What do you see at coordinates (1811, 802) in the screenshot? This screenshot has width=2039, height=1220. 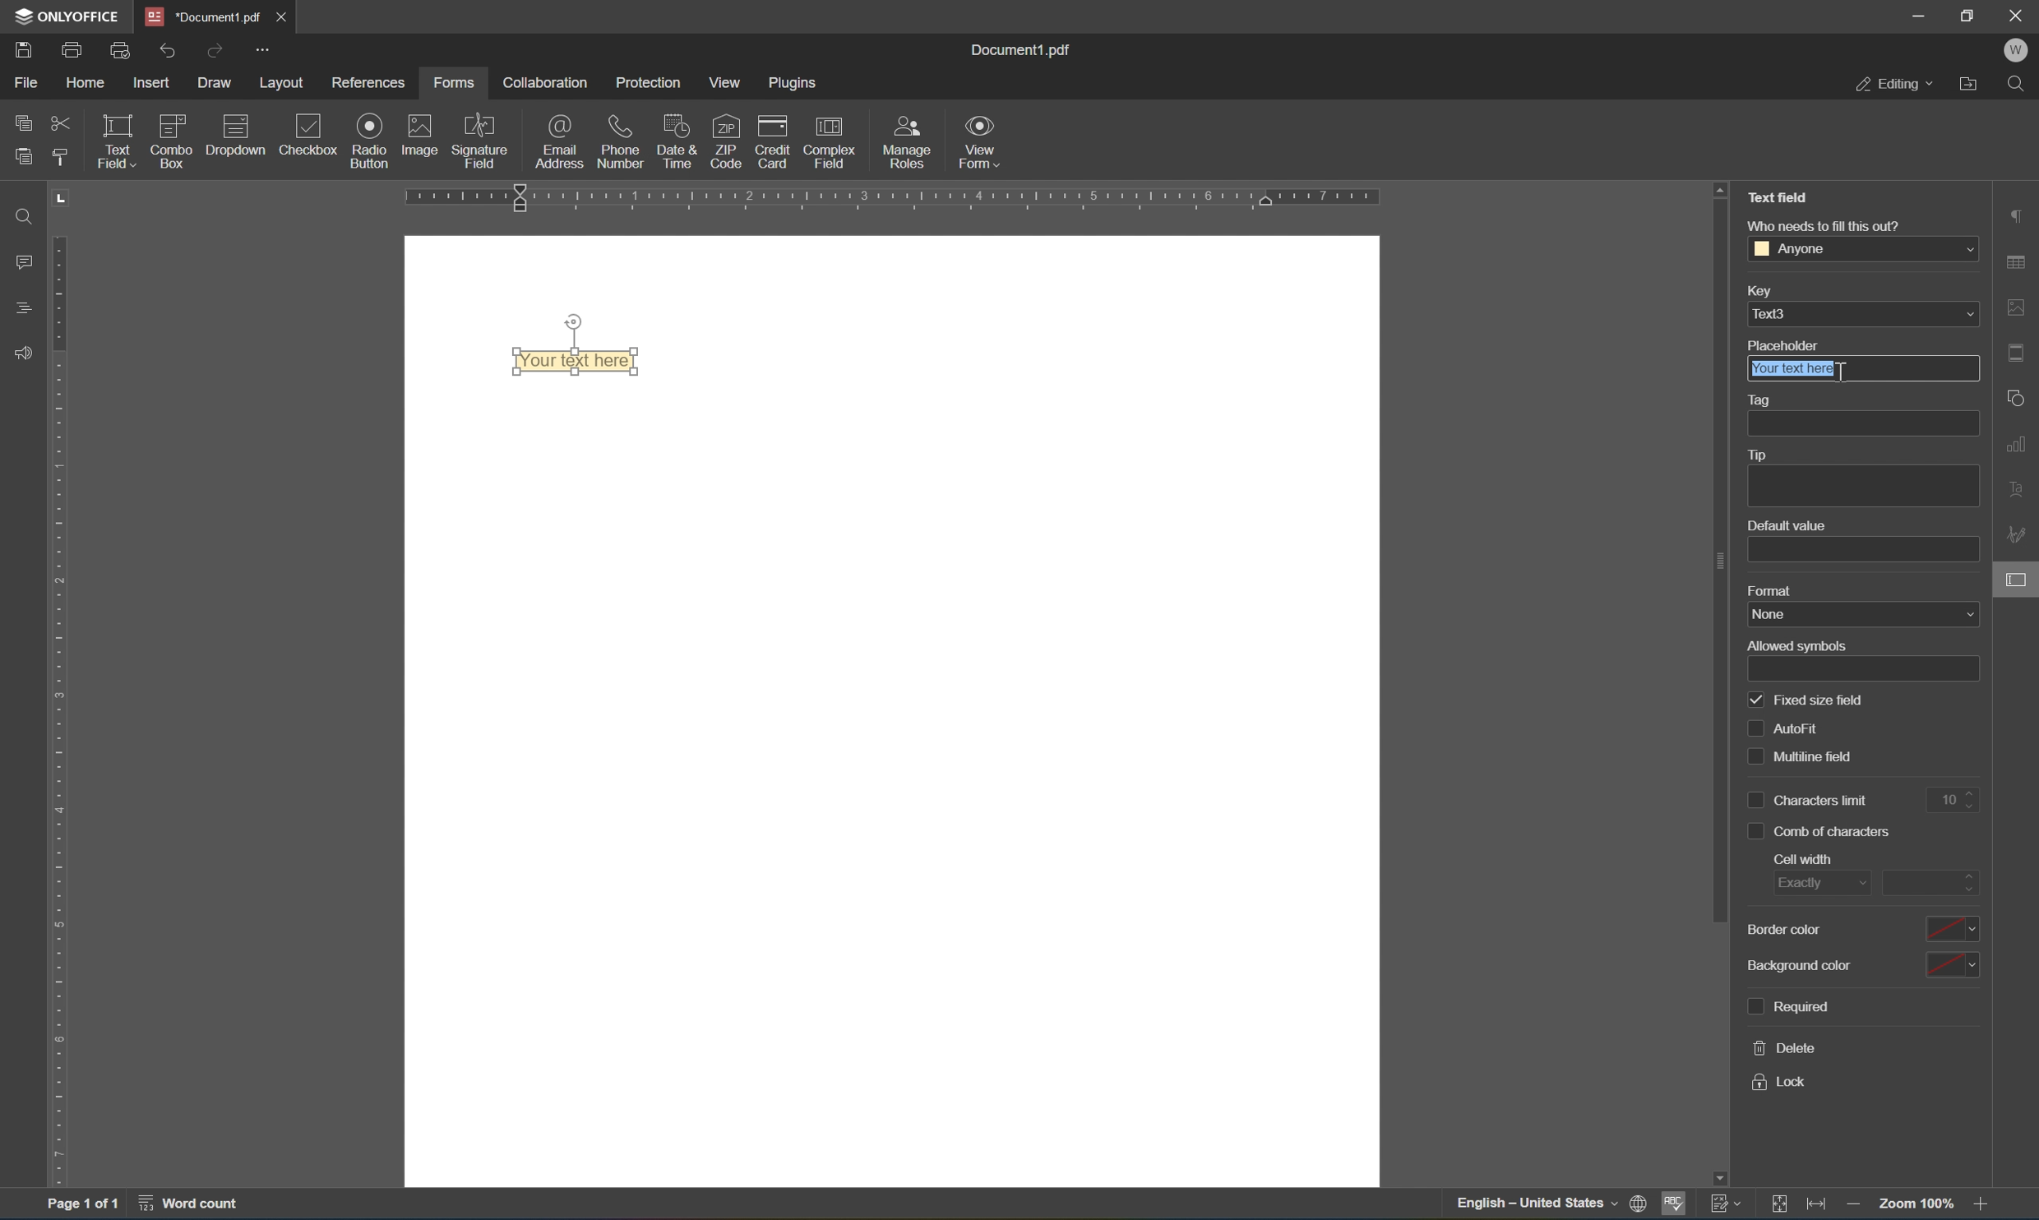 I see `characters limit` at bounding box center [1811, 802].